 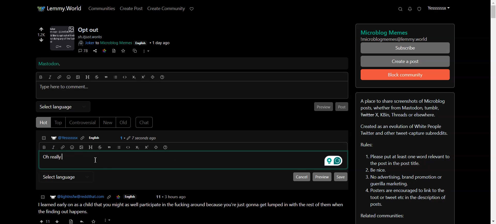 What do you see at coordinates (192, 9) in the screenshot?
I see `Support Lemmy` at bounding box center [192, 9].